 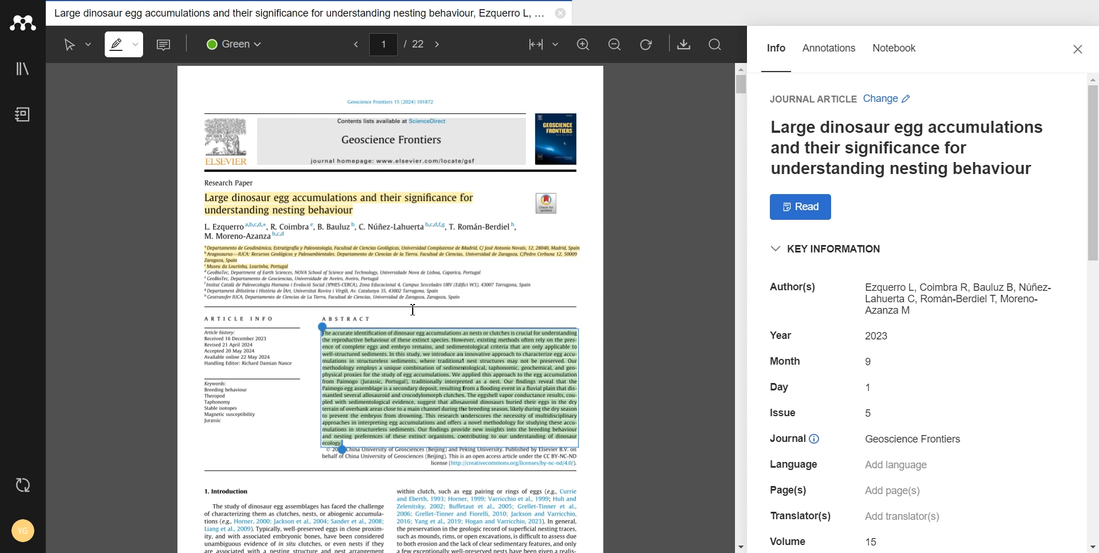 What do you see at coordinates (900, 464) in the screenshot?
I see `text` at bounding box center [900, 464].